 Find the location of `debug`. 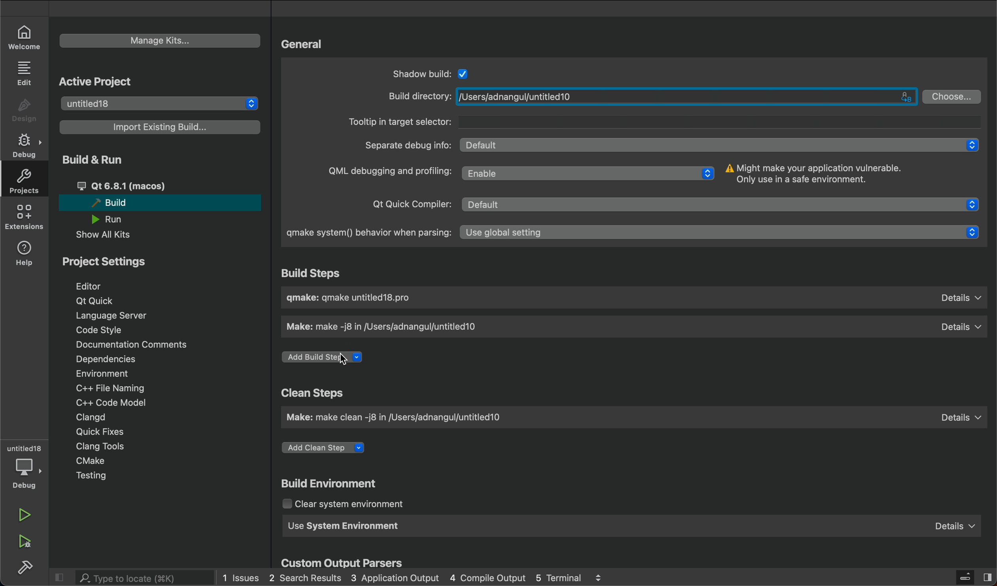

debug is located at coordinates (24, 476).